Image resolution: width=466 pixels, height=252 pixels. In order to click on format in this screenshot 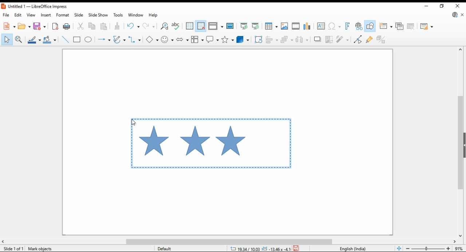, I will do `click(63, 15)`.